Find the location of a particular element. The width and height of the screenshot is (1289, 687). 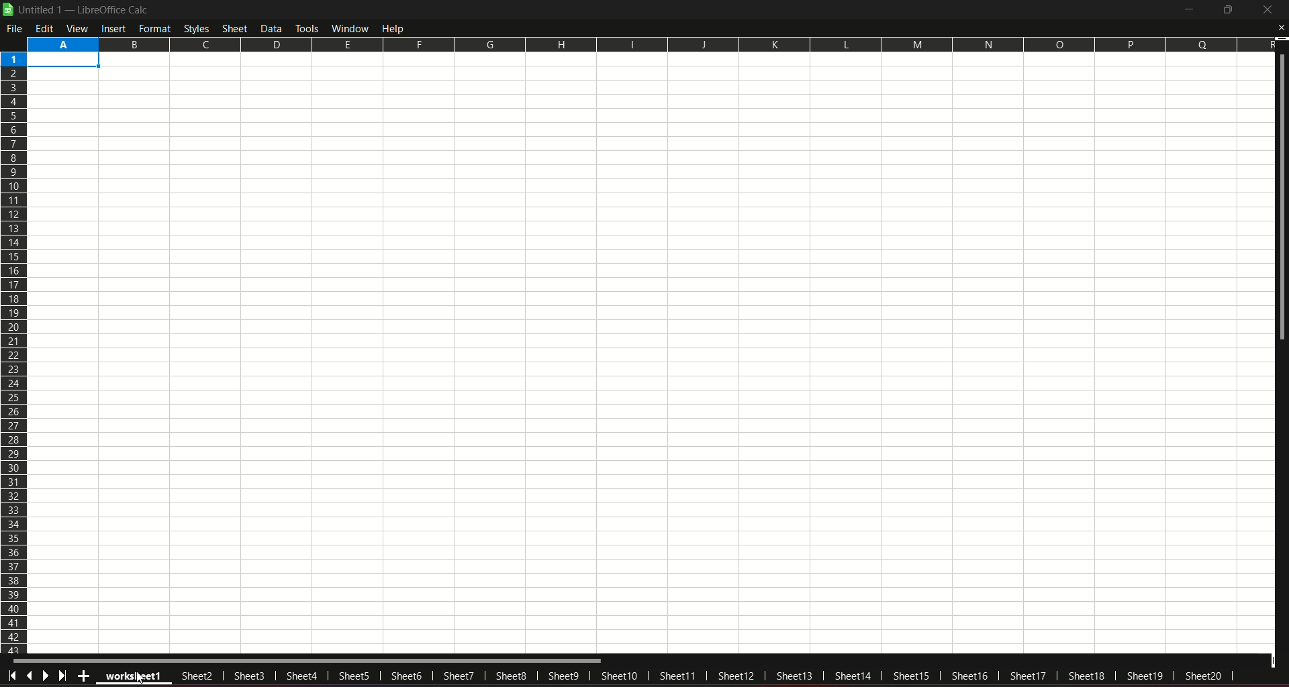

sheet15 is located at coordinates (913, 676).